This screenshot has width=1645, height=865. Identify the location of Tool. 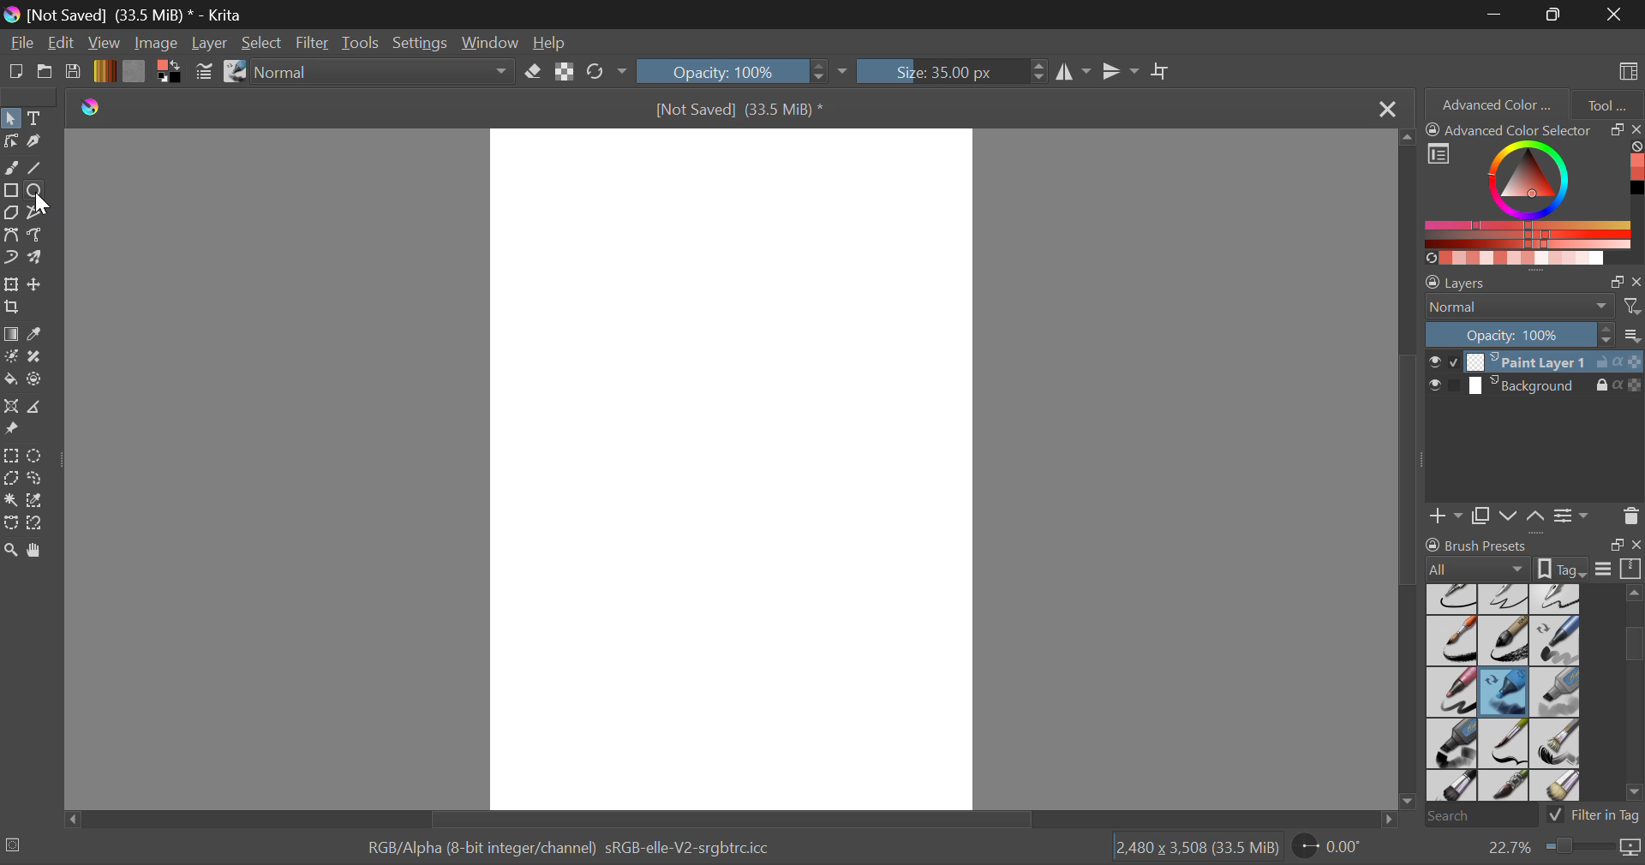
(1607, 103).